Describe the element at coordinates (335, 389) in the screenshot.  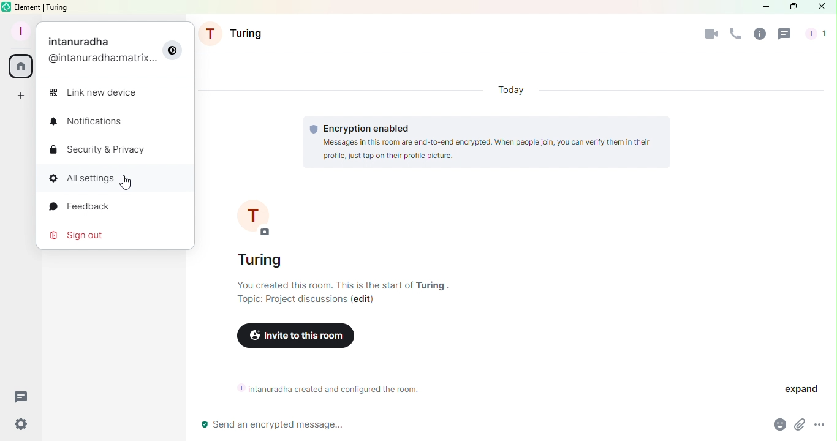
I see `Room information` at that location.